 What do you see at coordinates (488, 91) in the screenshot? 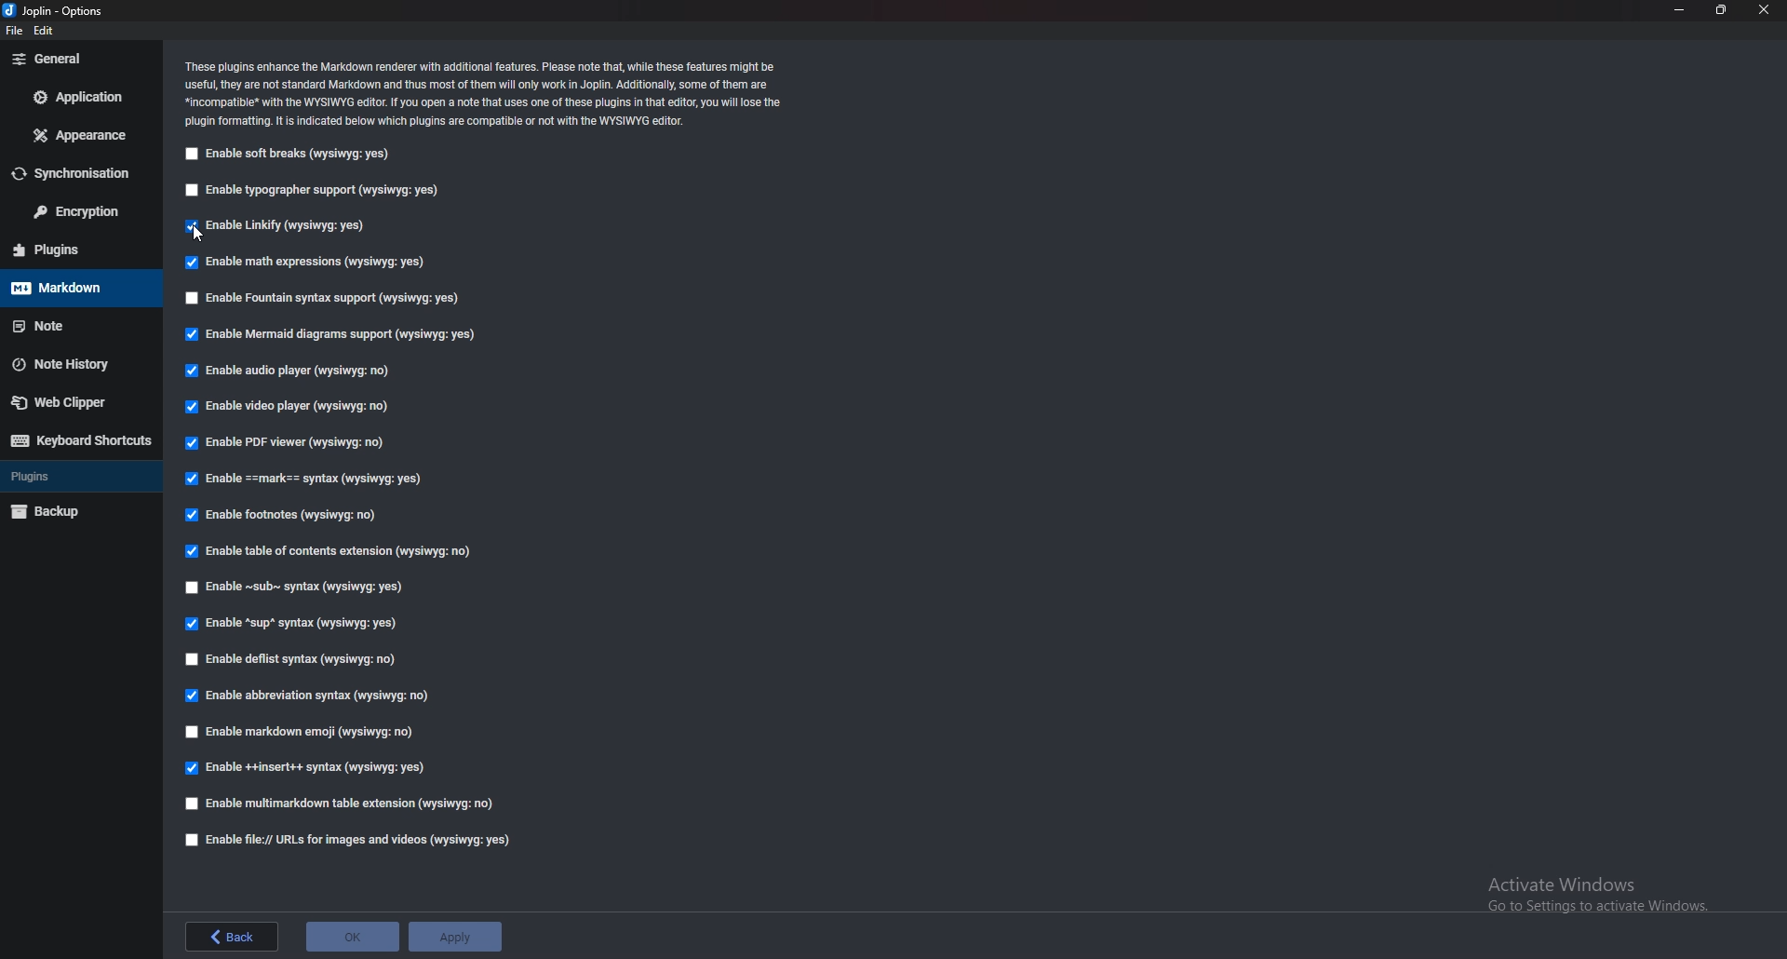
I see `Info` at bounding box center [488, 91].